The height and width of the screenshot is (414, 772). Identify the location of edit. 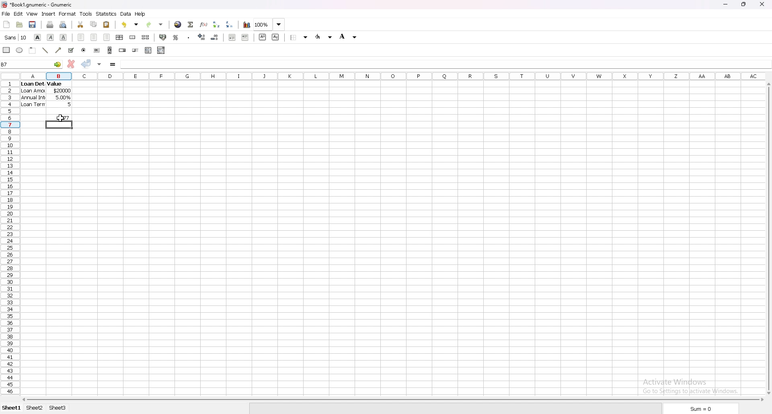
(18, 14).